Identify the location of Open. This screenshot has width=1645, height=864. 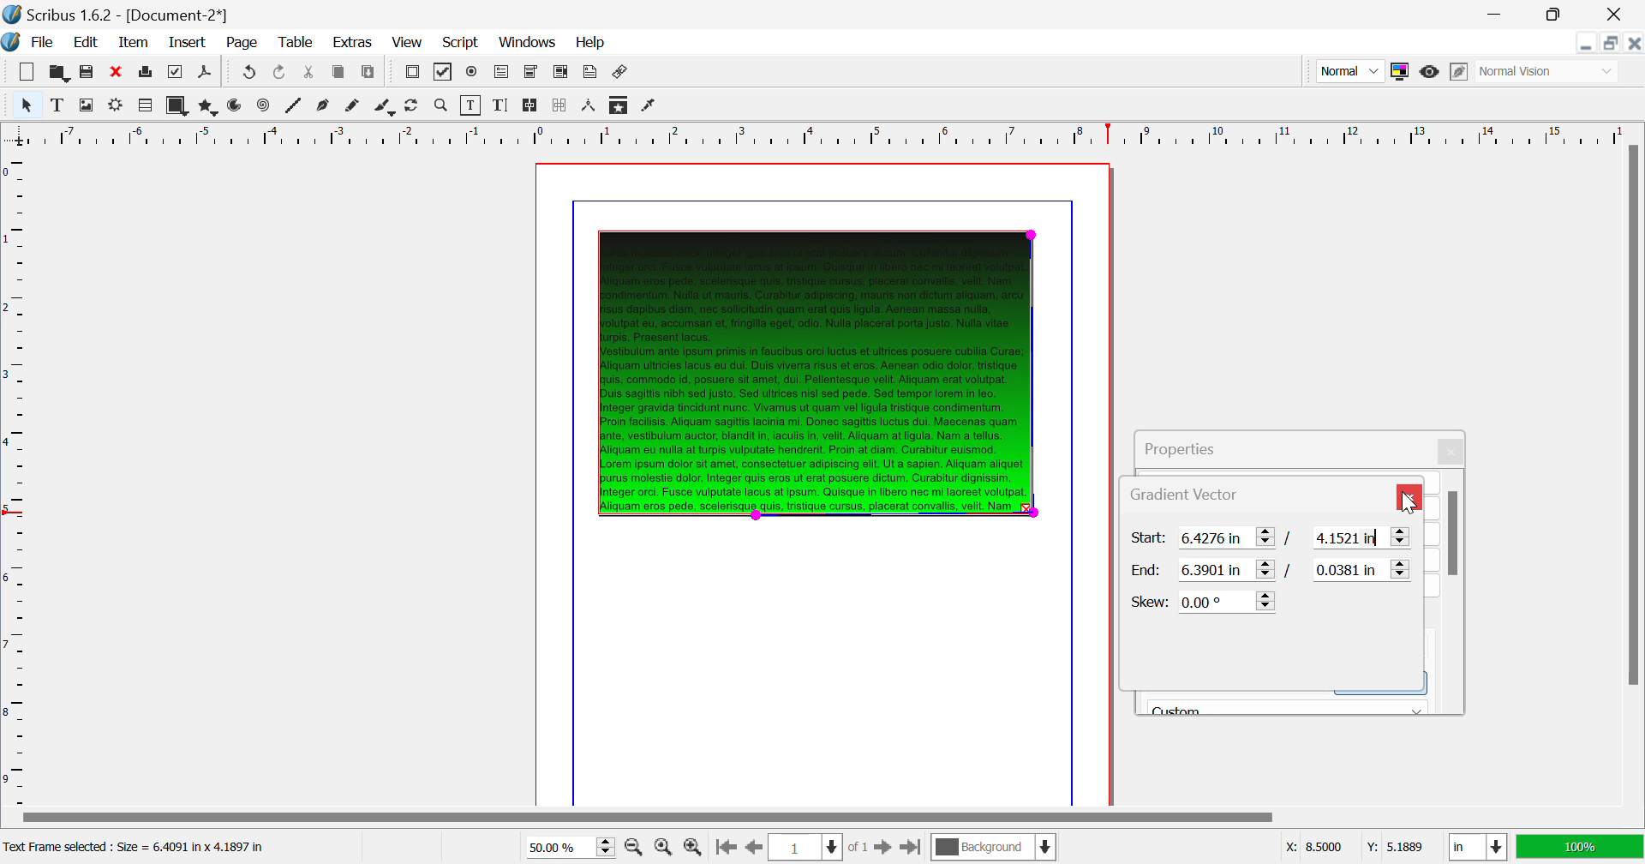
(58, 71).